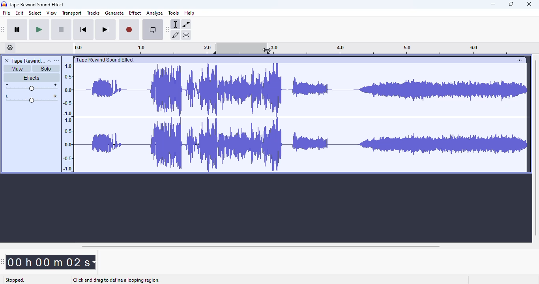  I want to click on effects, so click(31, 78).